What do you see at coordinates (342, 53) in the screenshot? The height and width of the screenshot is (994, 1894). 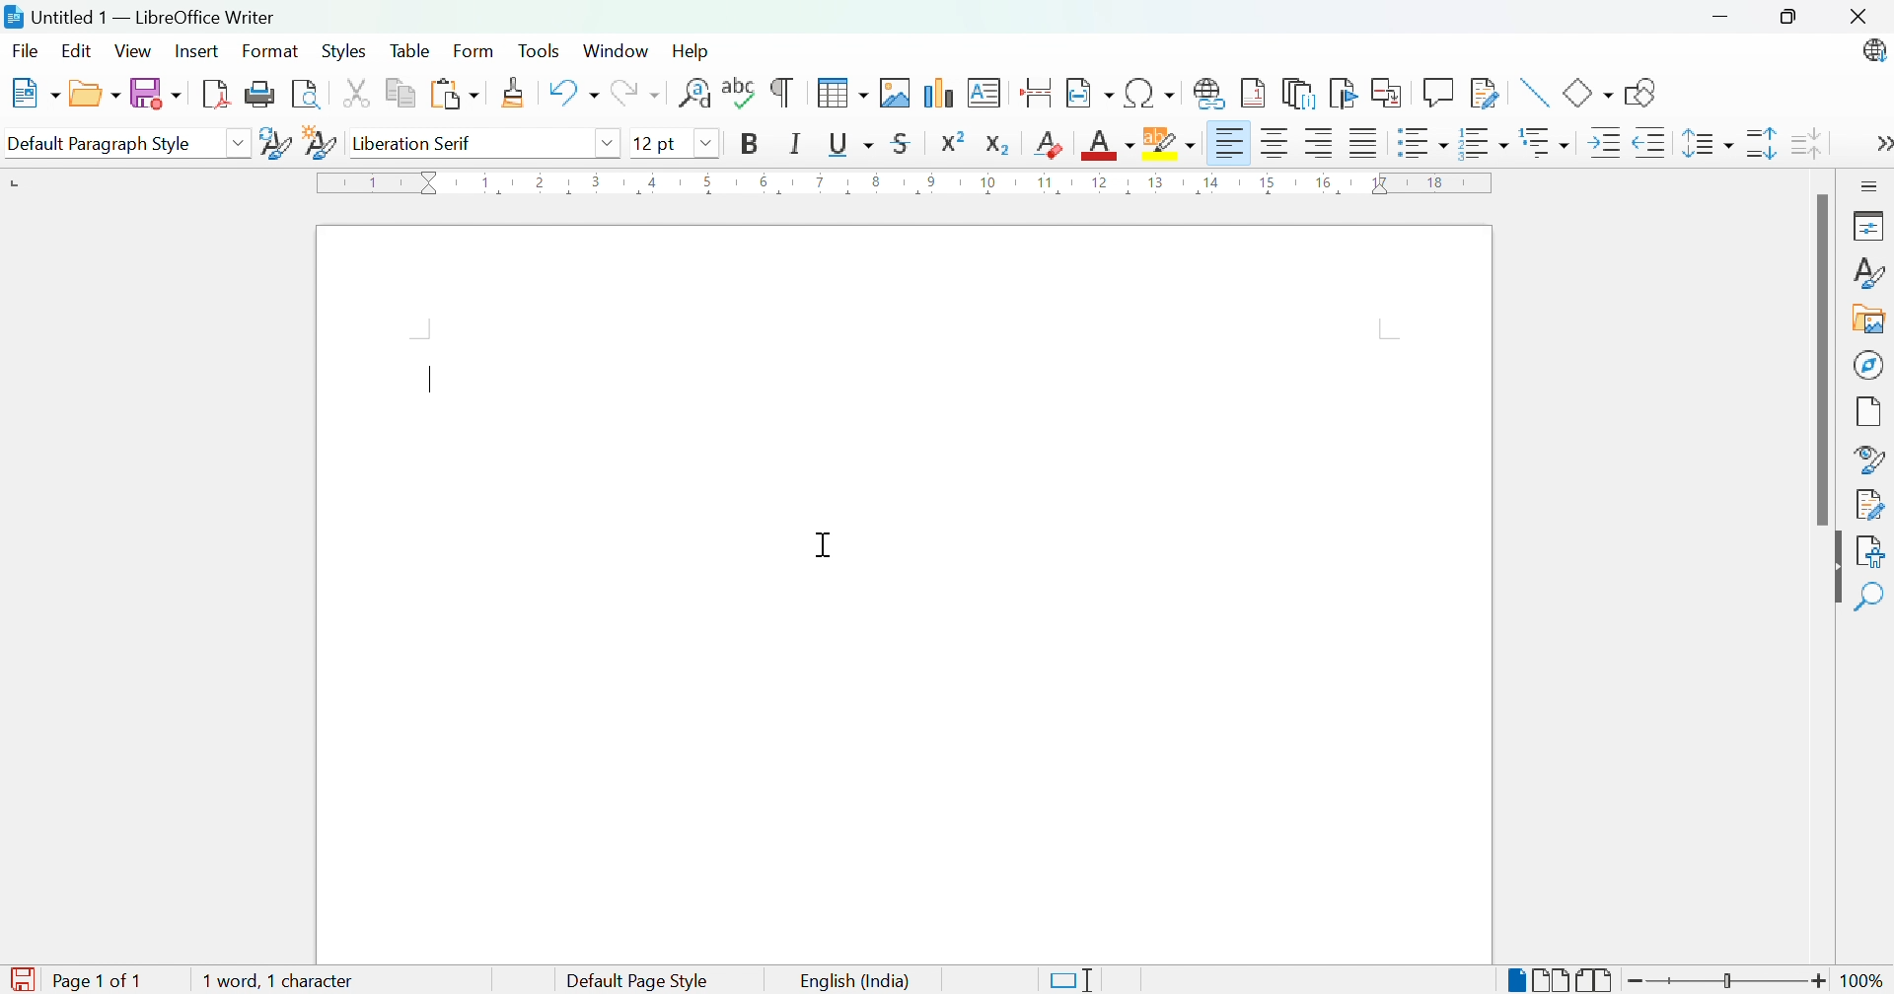 I see `Styles` at bounding box center [342, 53].